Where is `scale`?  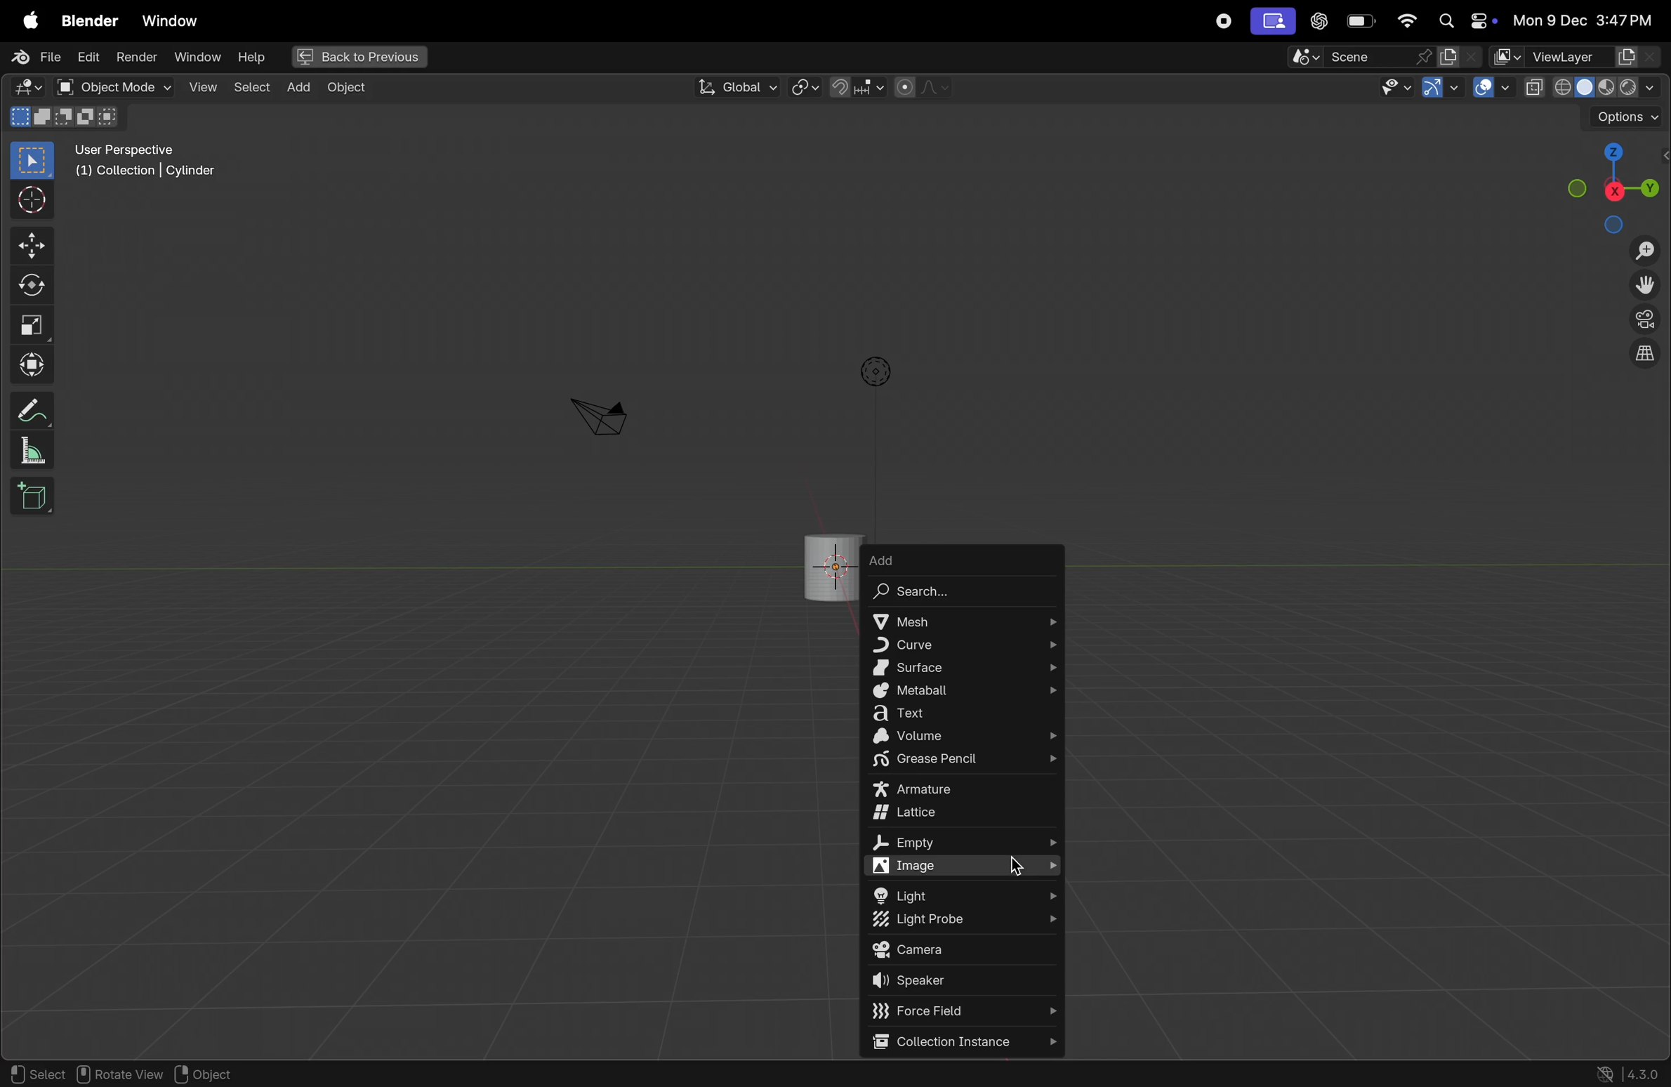 scale is located at coordinates (32, 325).